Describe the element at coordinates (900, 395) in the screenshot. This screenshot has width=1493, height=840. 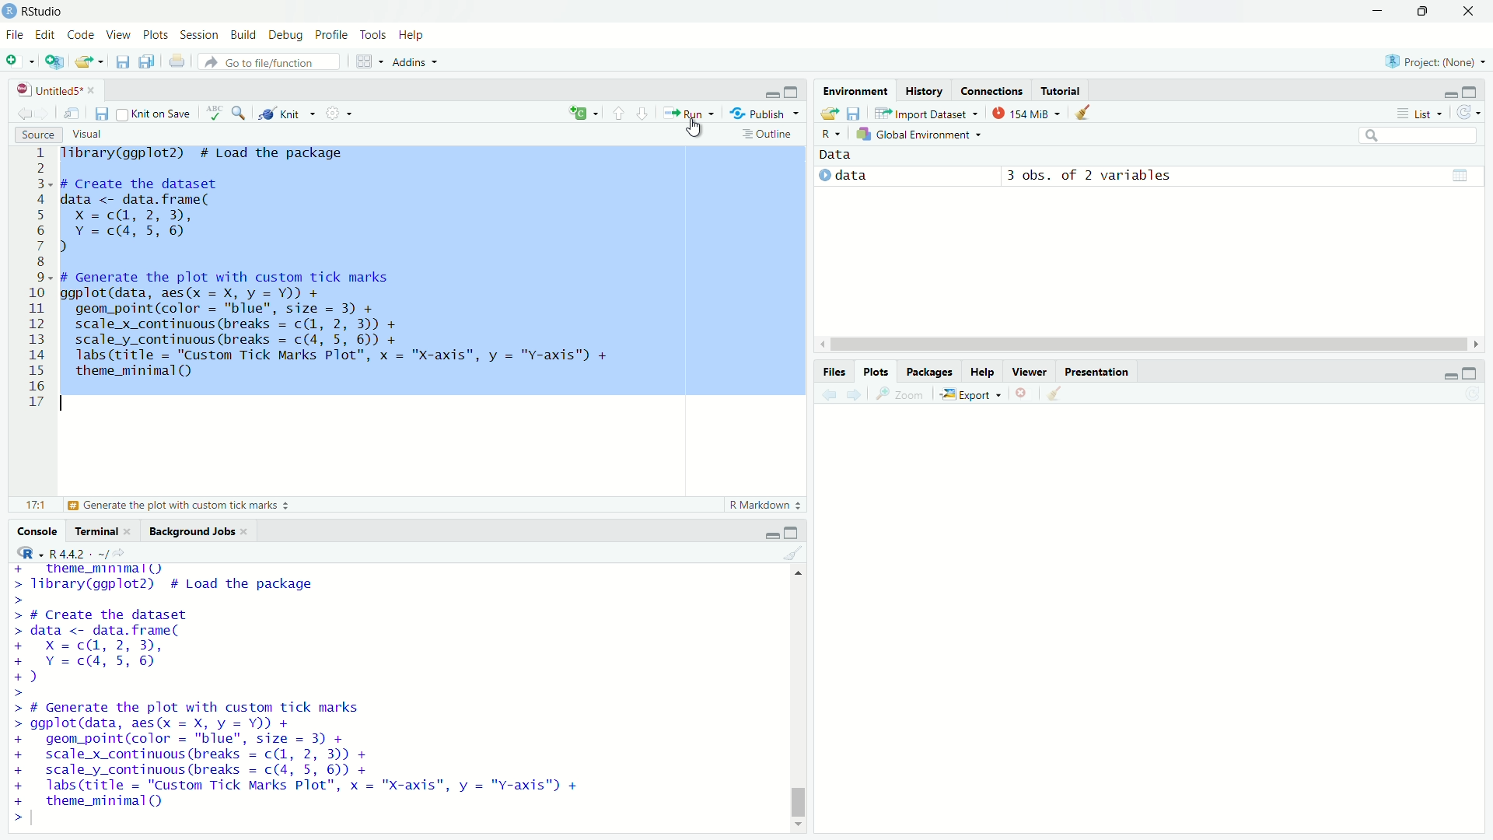
I see `view a larger version of the plot in new window ` at that location.